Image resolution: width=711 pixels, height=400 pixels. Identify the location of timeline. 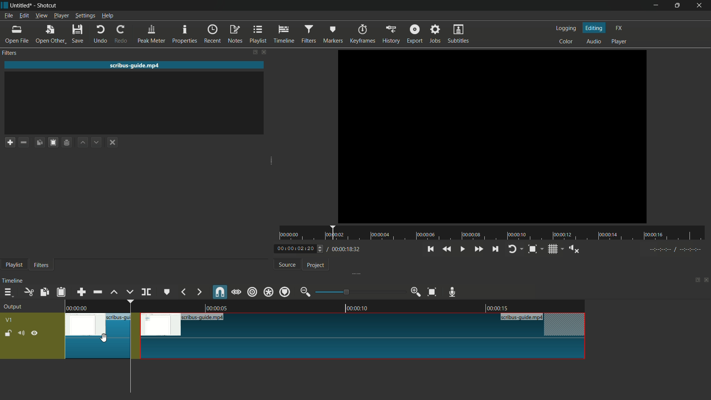
(285, 34).